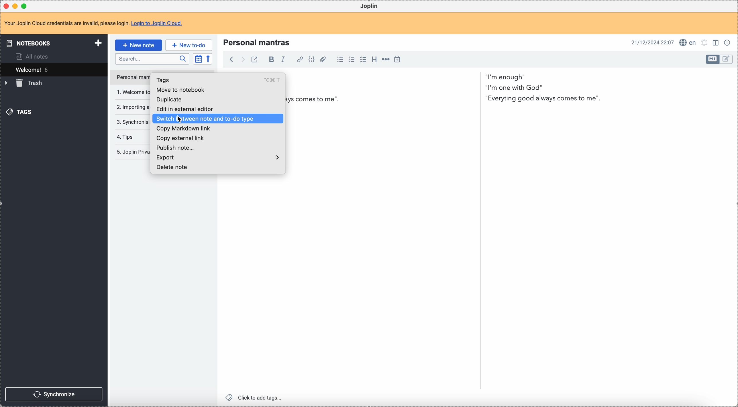 The height and width of the screenshot is (407, 738). Describe the element at coordinates (55, 395) in the screenshot. I see `synchronize` at that location.